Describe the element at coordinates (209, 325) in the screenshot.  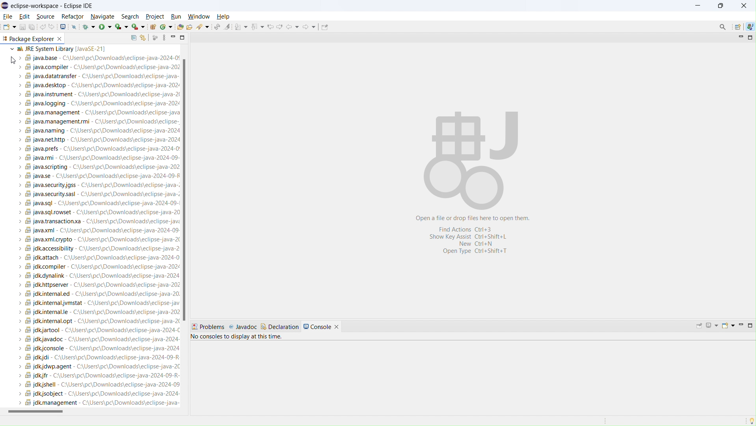
I see `problems` at that location.